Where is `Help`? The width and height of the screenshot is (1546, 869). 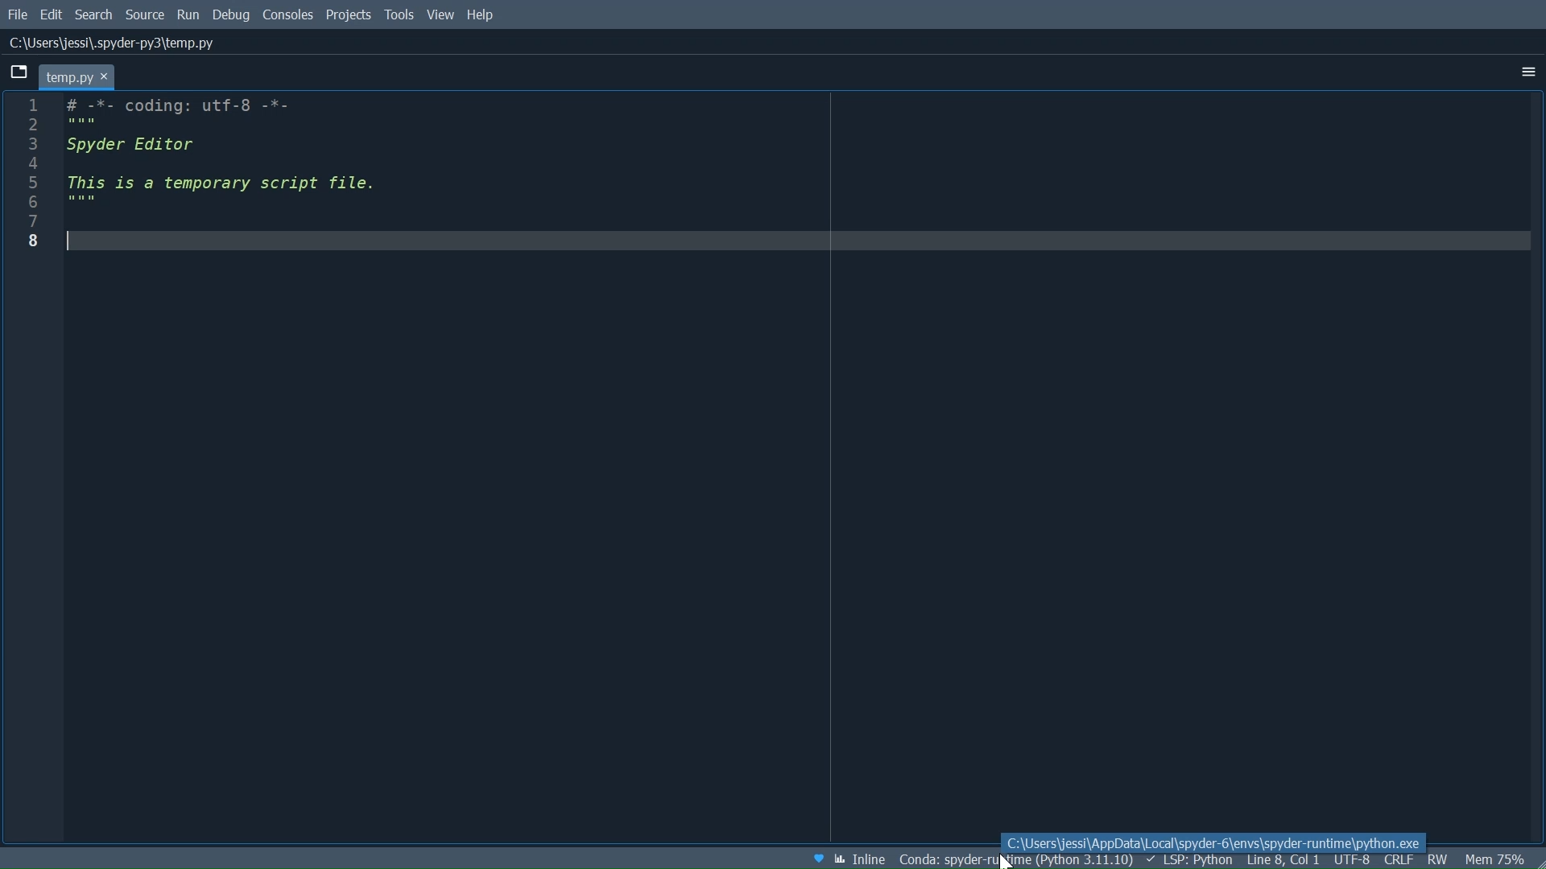
Help is located at coordinates (484, 14).